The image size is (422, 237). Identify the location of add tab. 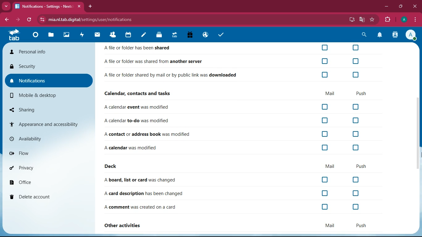
(91, 6).